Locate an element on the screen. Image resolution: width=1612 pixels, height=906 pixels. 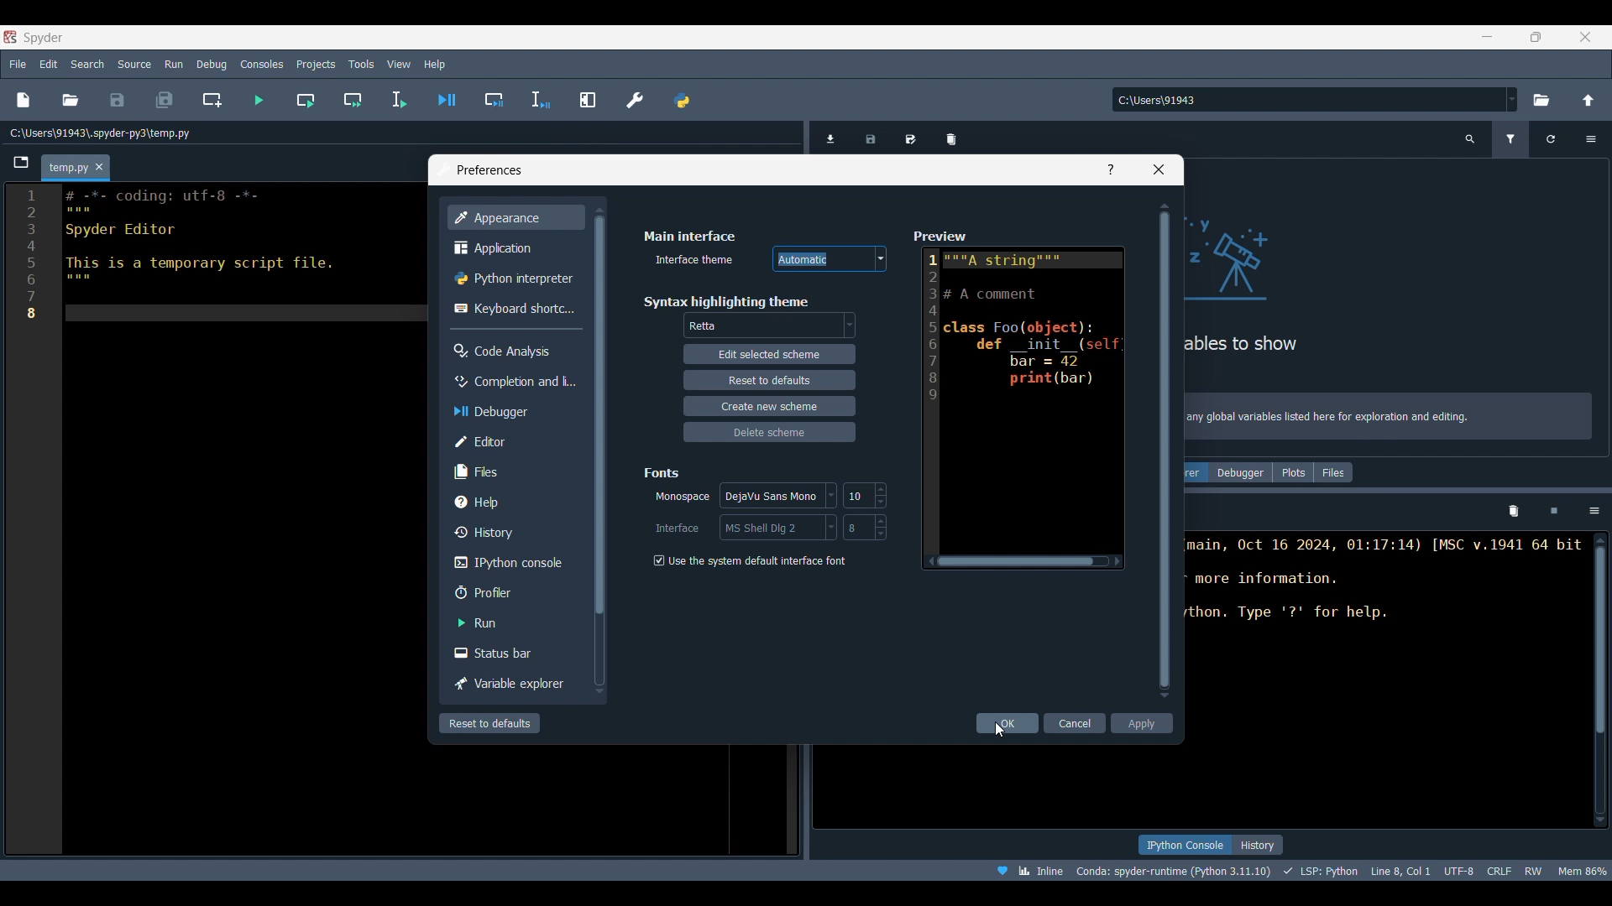
Open is located at coordinates (71, 100).